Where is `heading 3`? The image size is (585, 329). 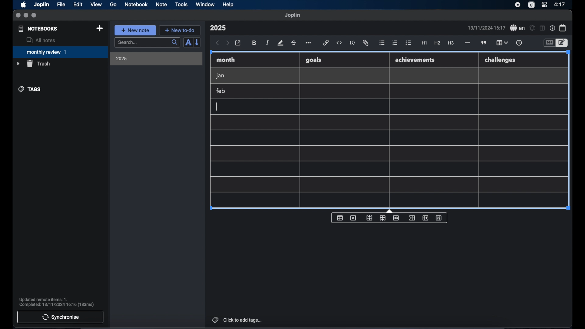
heading 3 is located at coordinates (451, 43).